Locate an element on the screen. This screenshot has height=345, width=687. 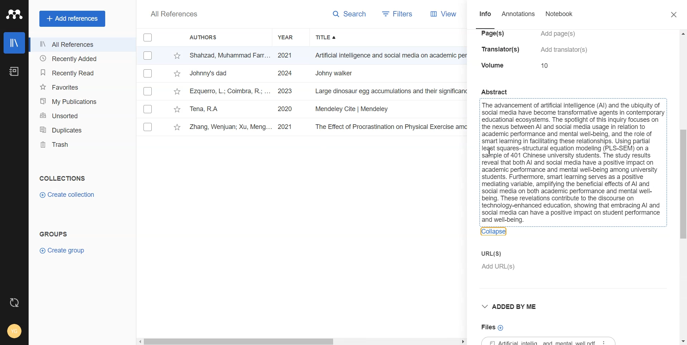
Notebook is located at coordinates (562, 14).